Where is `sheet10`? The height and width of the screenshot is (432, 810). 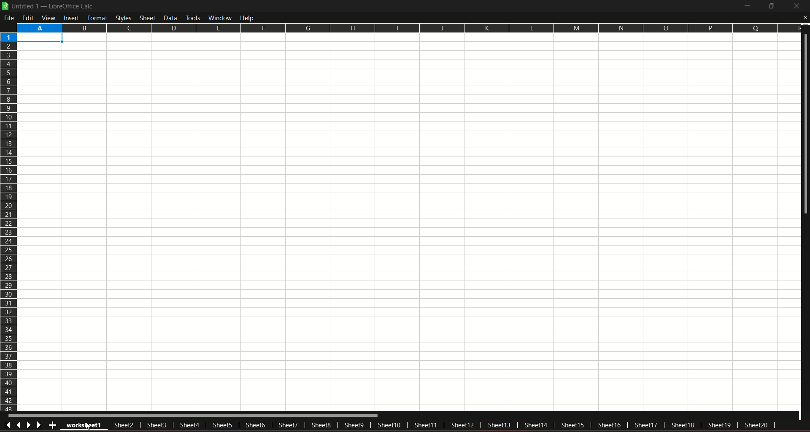 sheet10 is located at coordinates (389, 424).